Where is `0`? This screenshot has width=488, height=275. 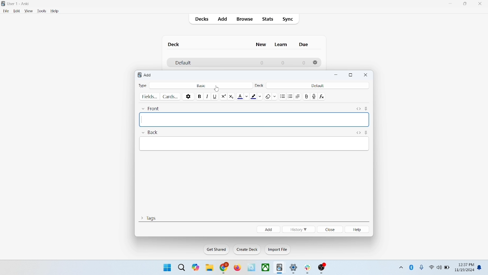 0 is located at coordinates (303, 63).